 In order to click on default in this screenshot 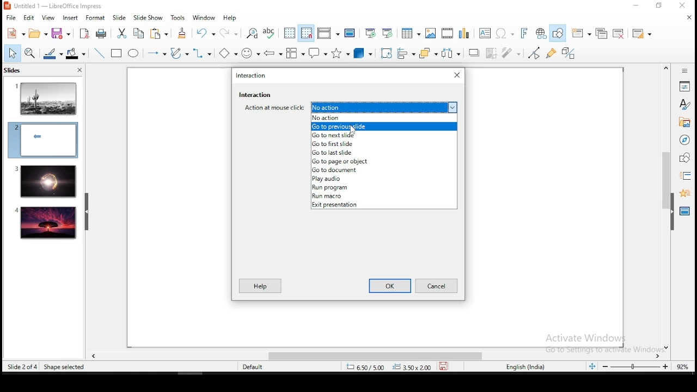, I will do `click(254, 366)`.